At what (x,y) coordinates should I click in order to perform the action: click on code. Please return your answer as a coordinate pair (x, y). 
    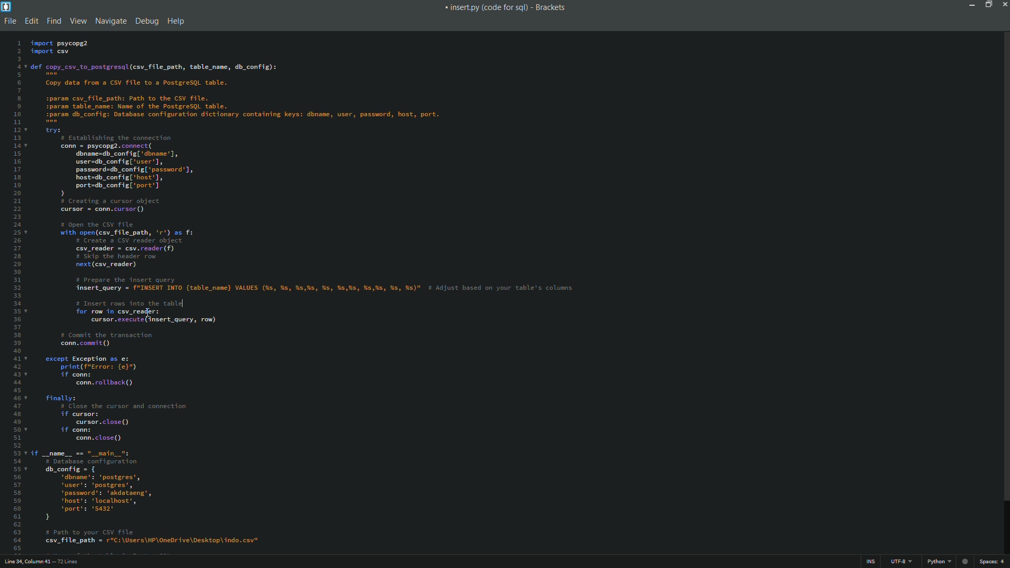
    Looking at the image, I should click on (311, 295).